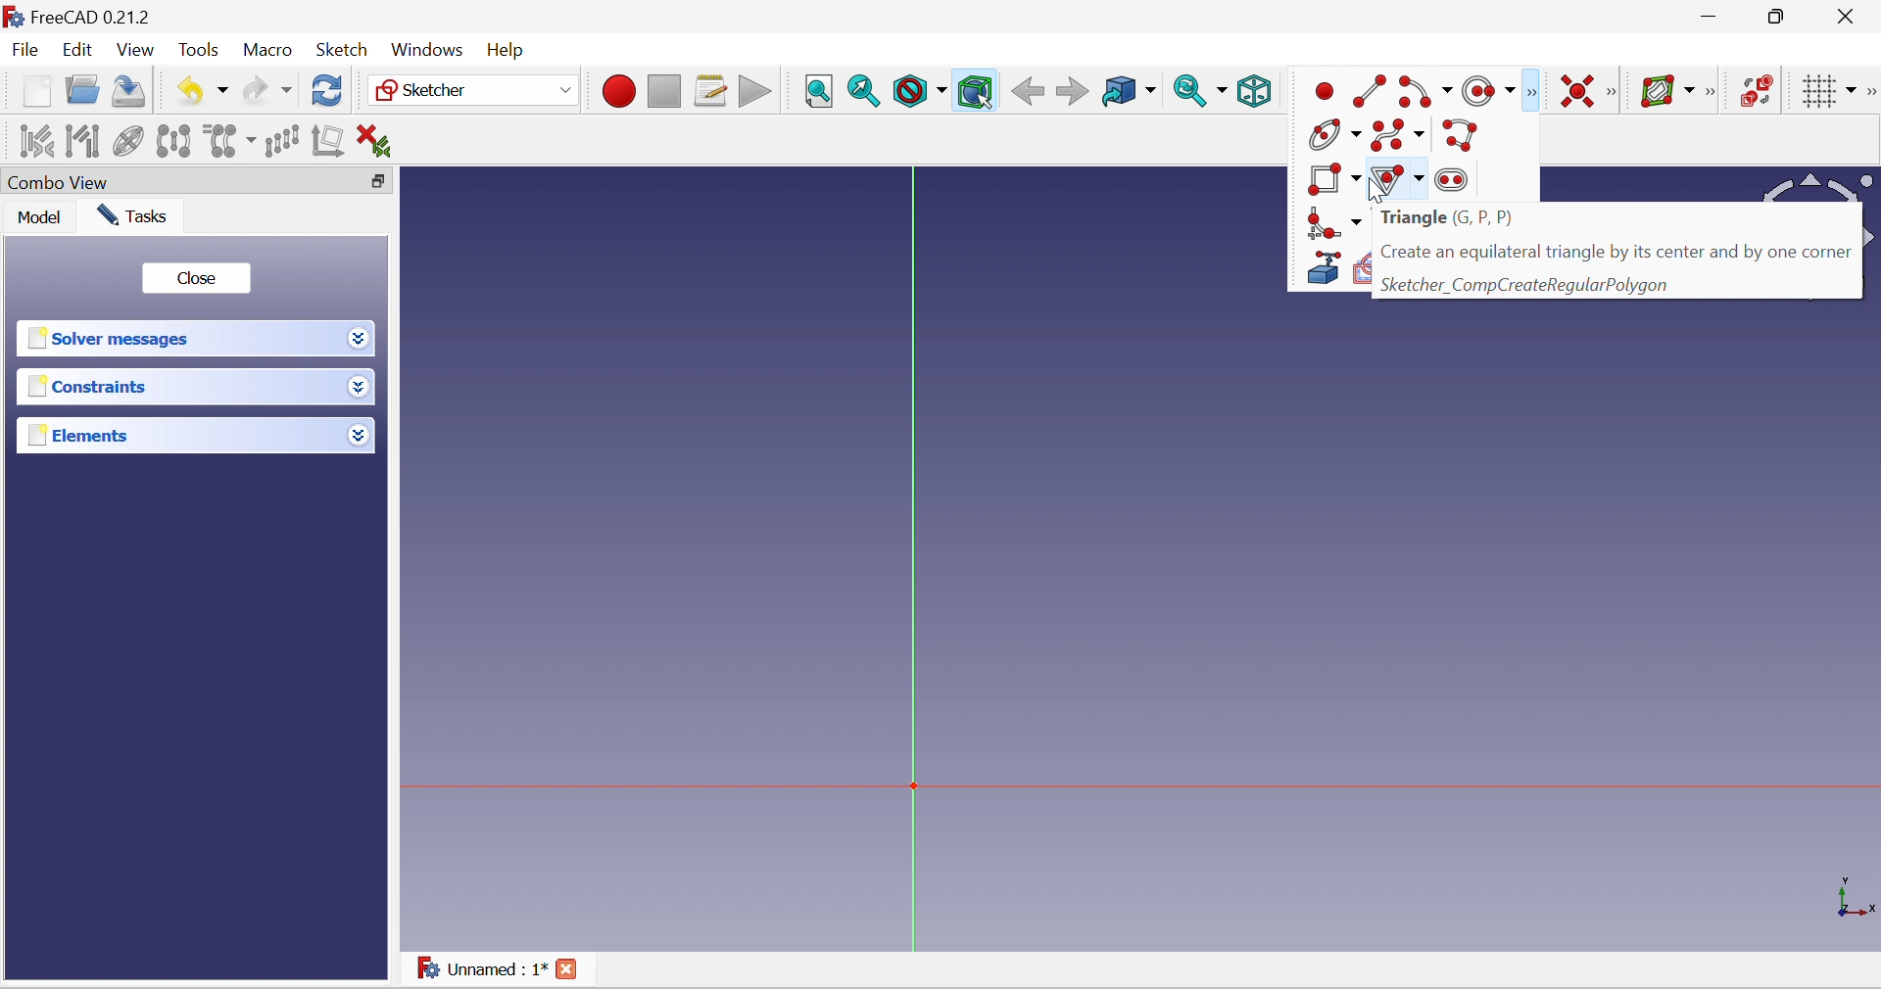 This screenshot has height=989, width=1881. I want to click on Create slot (G,S), so click(1455, 181).